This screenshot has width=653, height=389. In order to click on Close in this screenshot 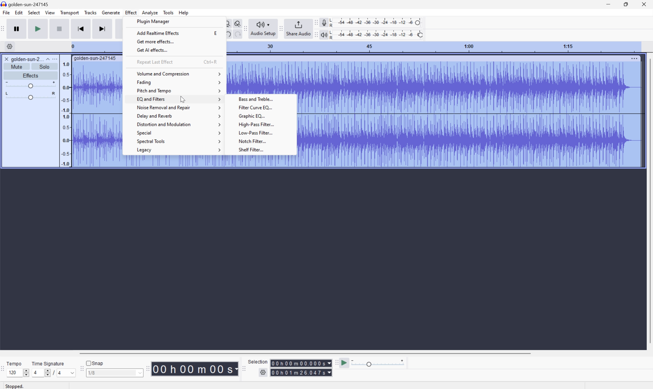, I will do `click(644, 4)`.